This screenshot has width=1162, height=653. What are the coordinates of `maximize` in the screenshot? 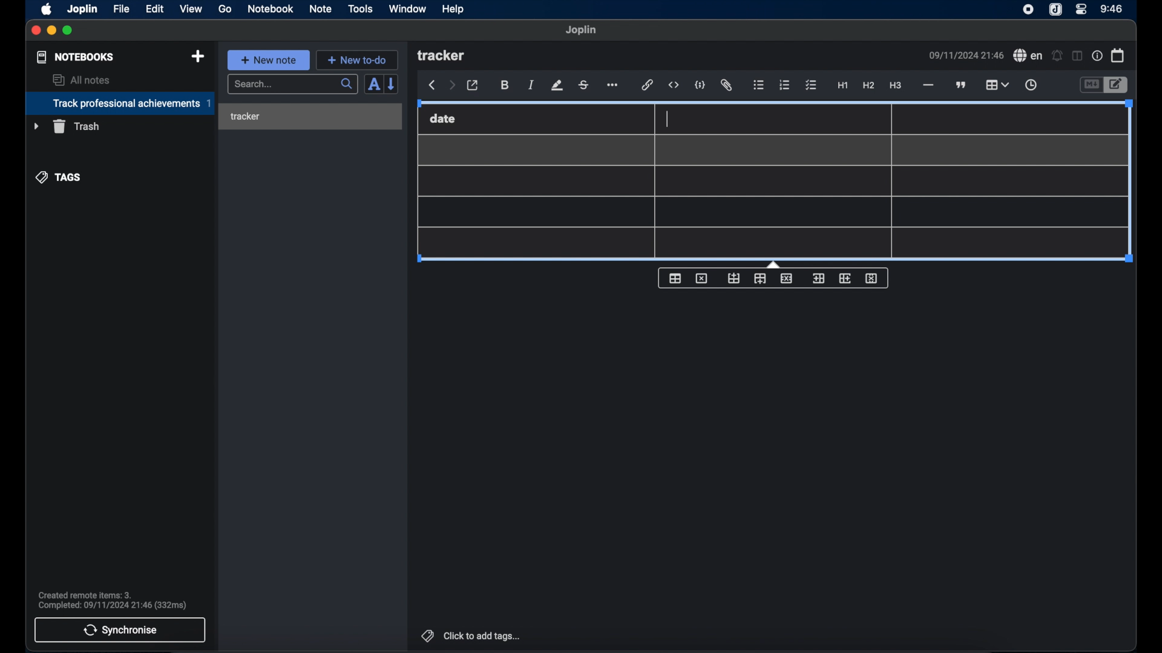 It's located at (69, 31).